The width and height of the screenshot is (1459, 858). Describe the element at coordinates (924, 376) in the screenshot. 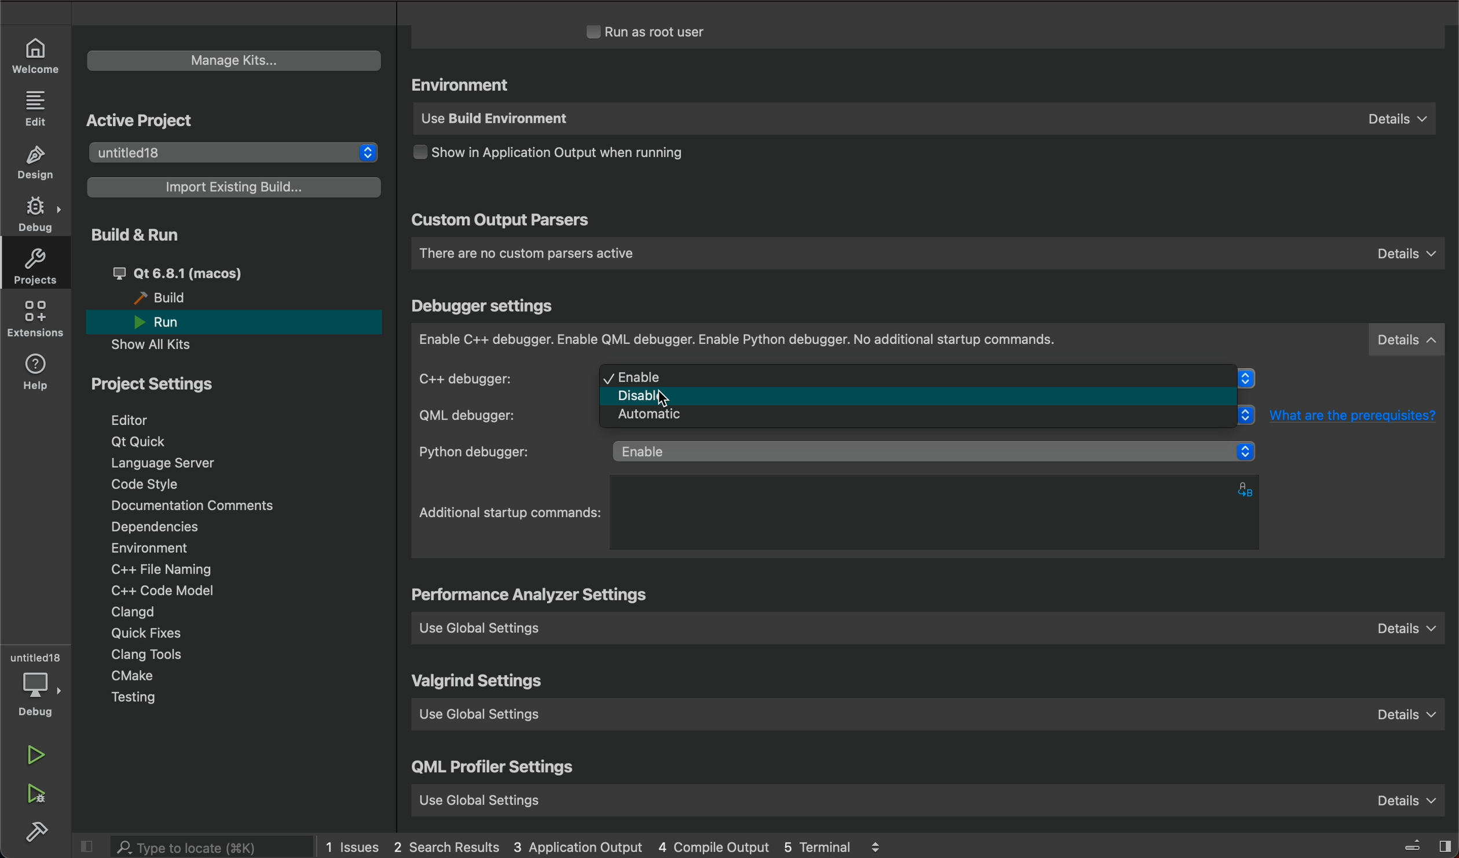

I see `enable` at that location.